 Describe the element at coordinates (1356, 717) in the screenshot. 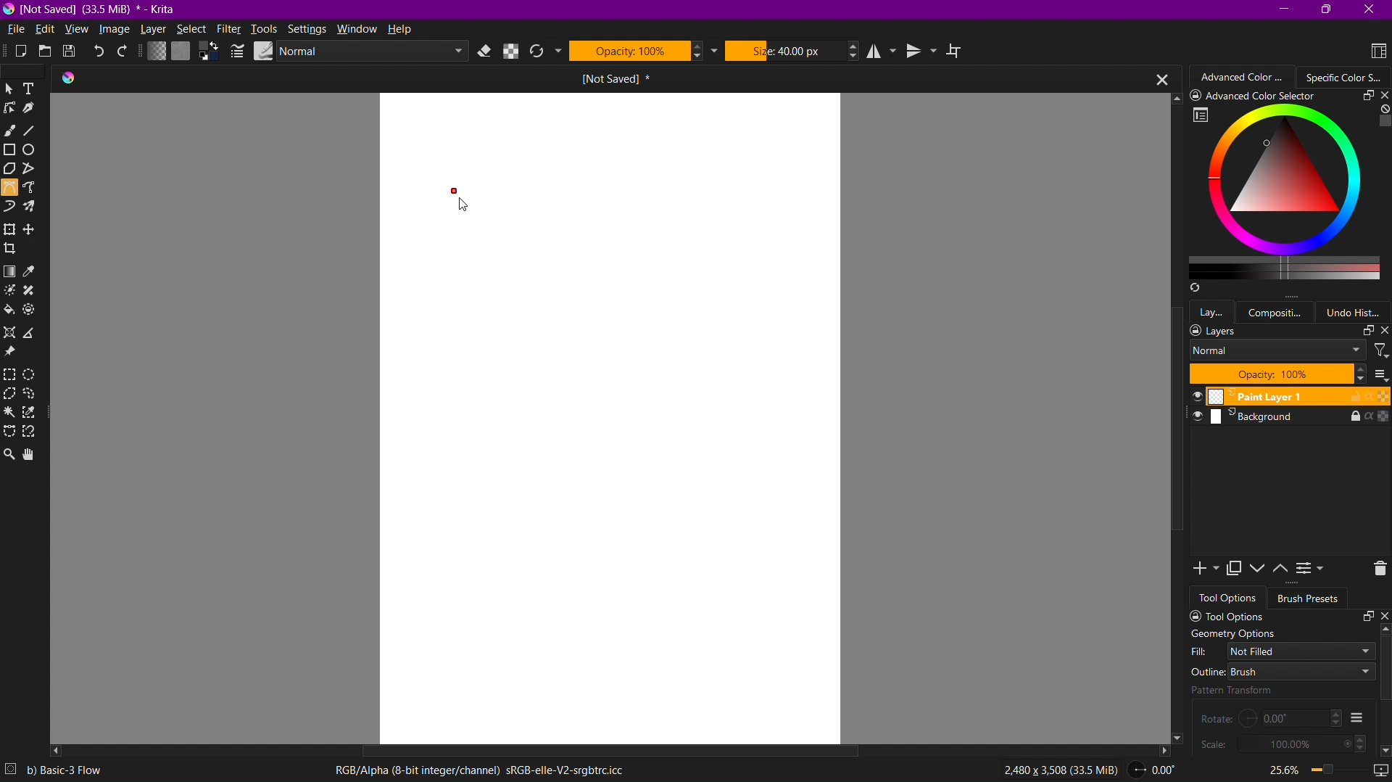

I see `Options` at that location.